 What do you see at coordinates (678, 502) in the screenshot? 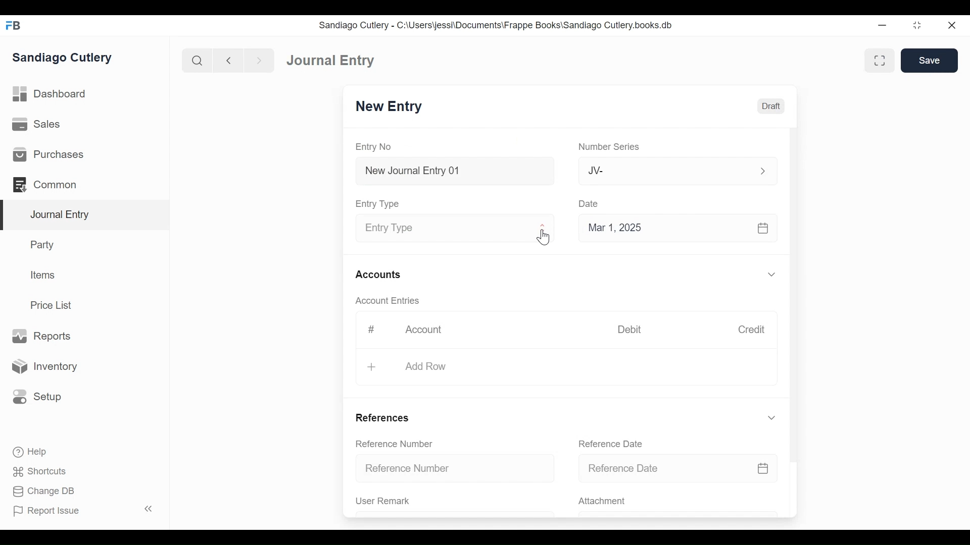
I see `Attachment` at bounding box center [678, 502].